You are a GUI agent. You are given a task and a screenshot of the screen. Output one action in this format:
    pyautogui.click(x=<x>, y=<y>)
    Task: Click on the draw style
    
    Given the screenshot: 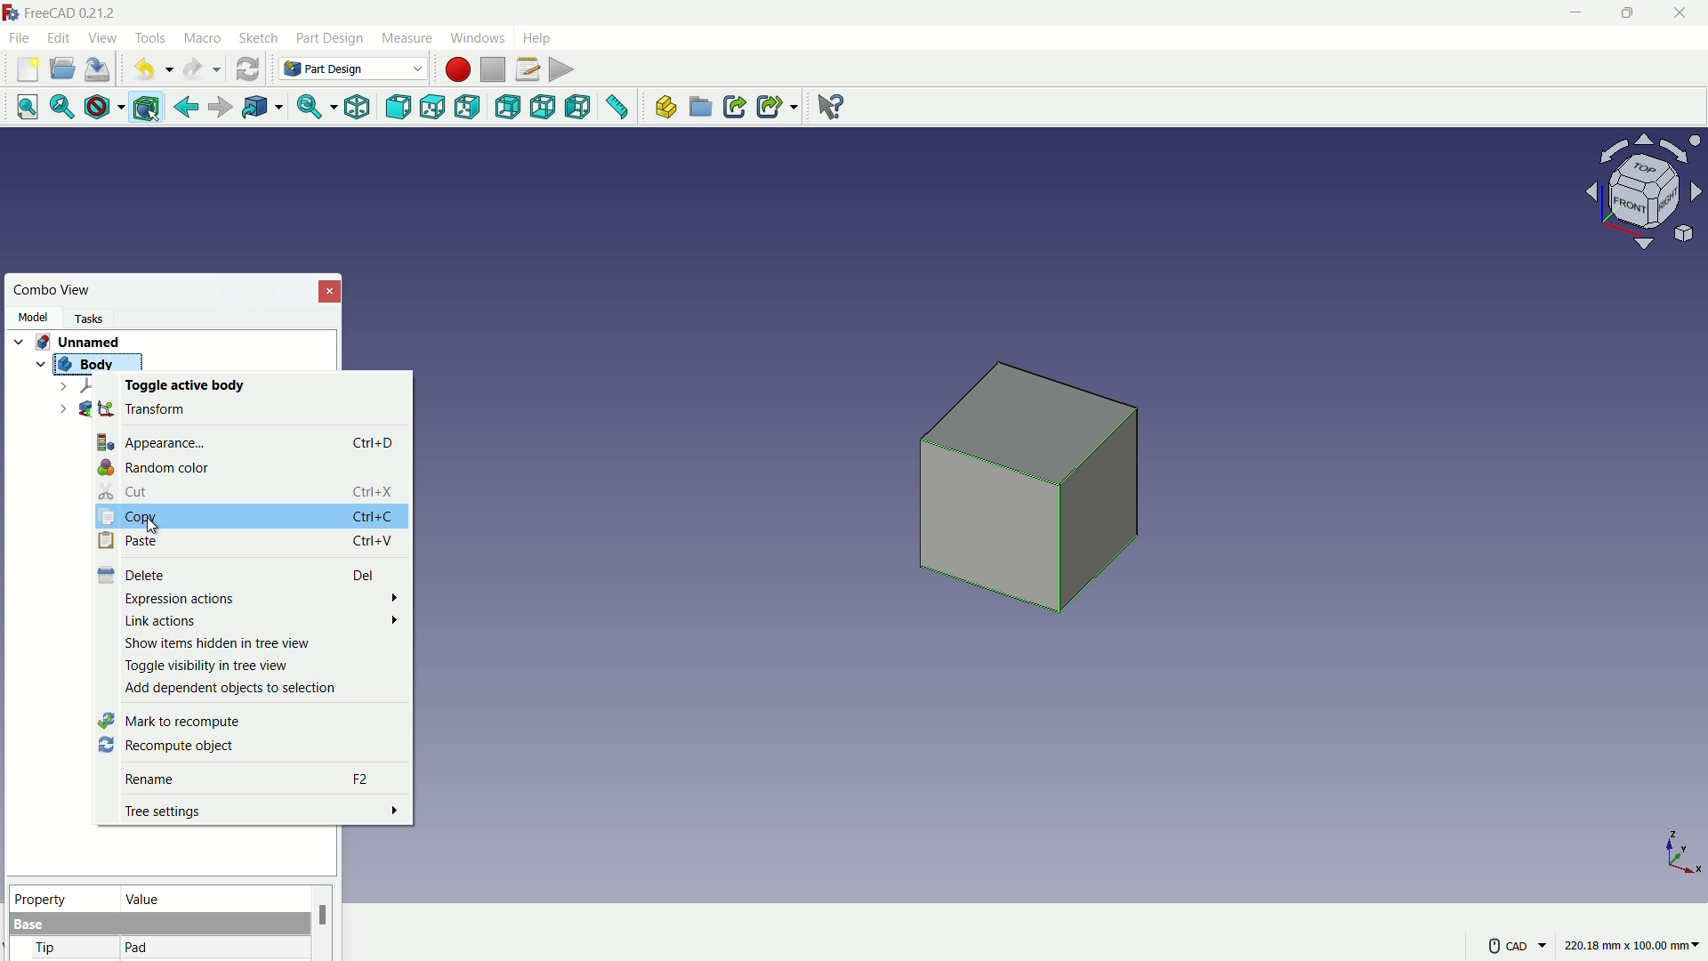 What is the action you would take?
    pyautogui.click(x=101, y=108)
    